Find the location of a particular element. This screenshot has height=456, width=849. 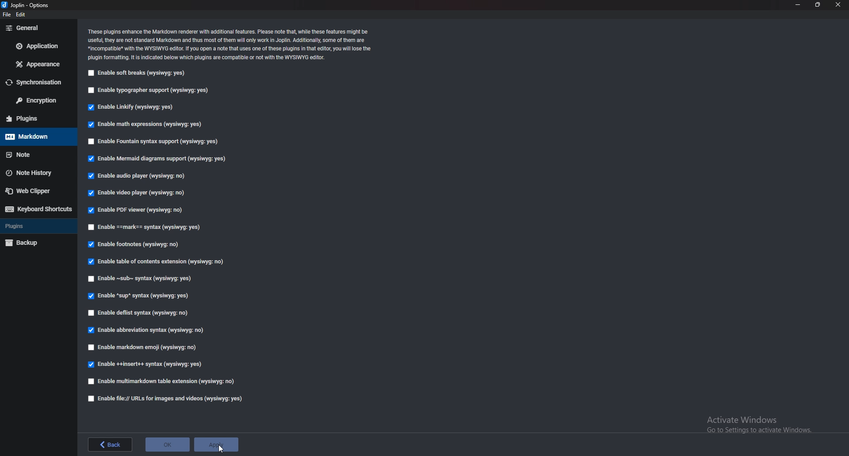

Enable audio player is located at coordinates (138, 177).